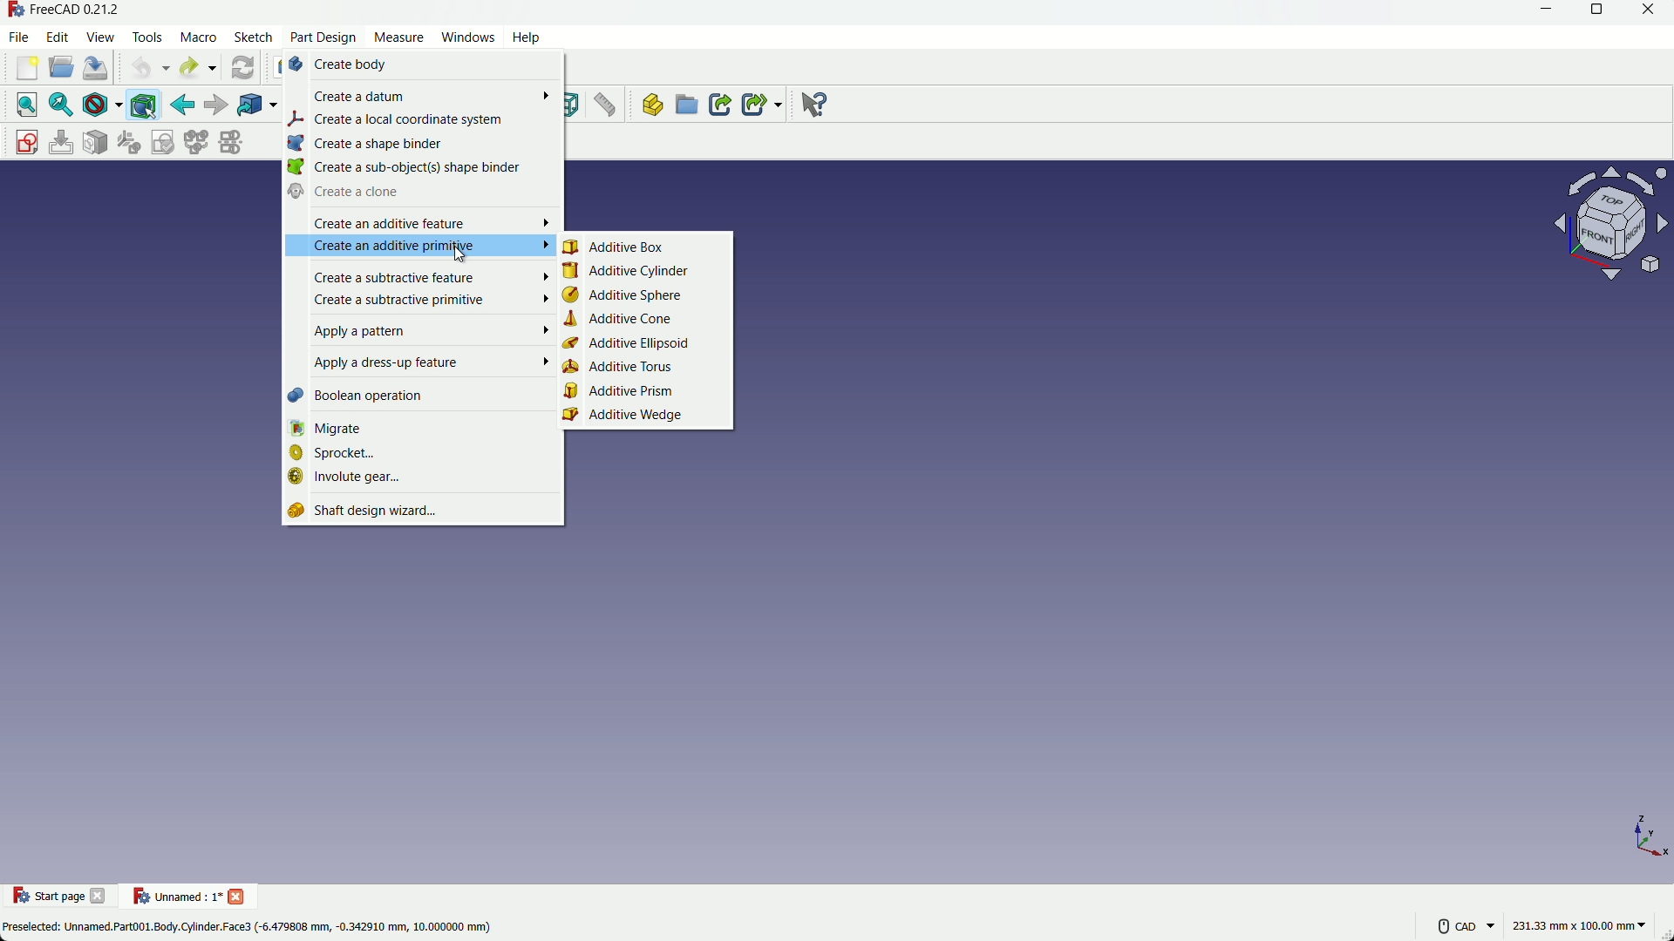 This screenshot has height=941, width=1674. What do you see at coordinates (141, 70) in the screenshot?
I see `undo` at bounding box center [141, 70].